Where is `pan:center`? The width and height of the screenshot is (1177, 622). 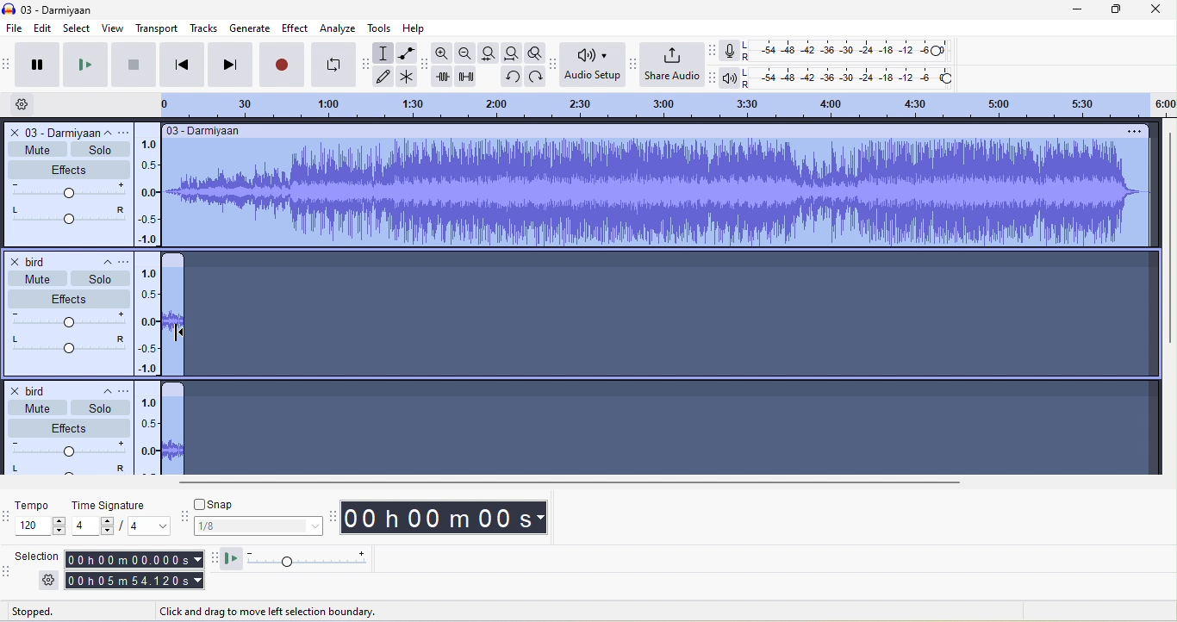 pan:center is located at coordinates (67, 343).